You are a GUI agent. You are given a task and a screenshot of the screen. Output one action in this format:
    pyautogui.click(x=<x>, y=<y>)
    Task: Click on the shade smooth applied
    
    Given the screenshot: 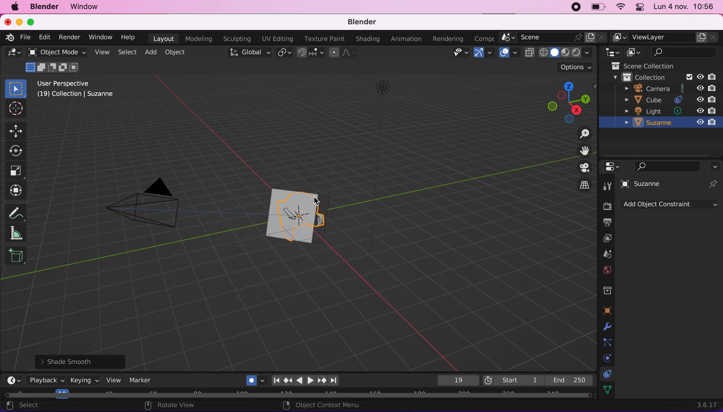 What is the action you would take?
    pyautogui.click(x=84, y=361)
    